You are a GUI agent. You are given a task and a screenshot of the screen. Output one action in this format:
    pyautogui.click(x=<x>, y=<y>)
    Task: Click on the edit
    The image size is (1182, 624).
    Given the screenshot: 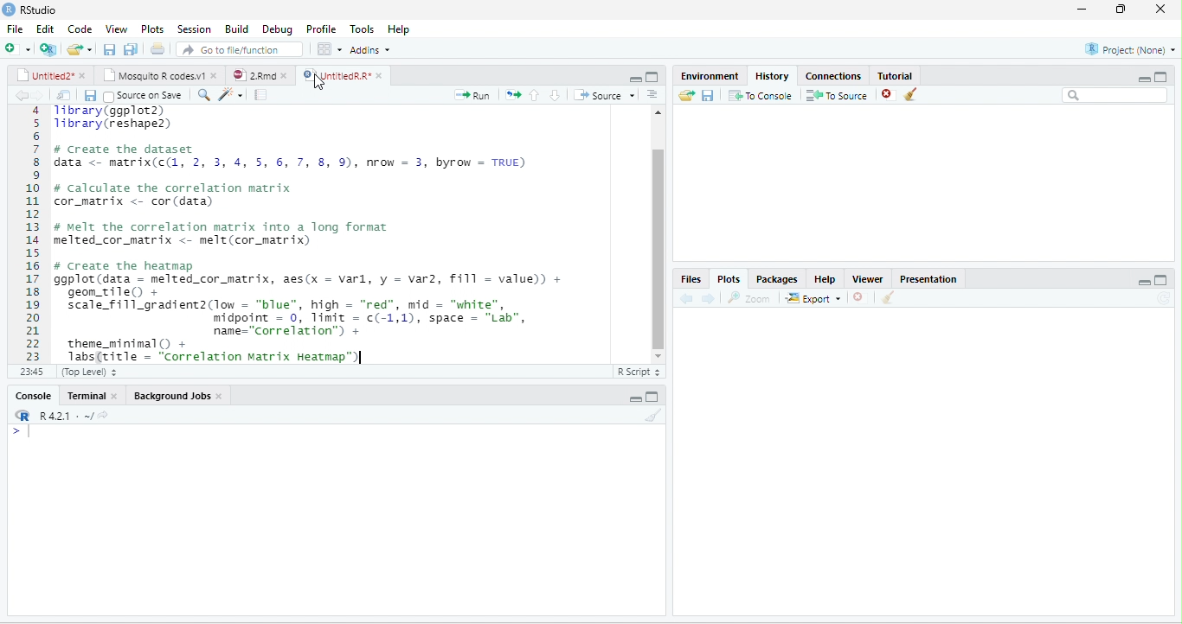 What is the action you would take?
    pyautogui.click(x=45, y=29)
    